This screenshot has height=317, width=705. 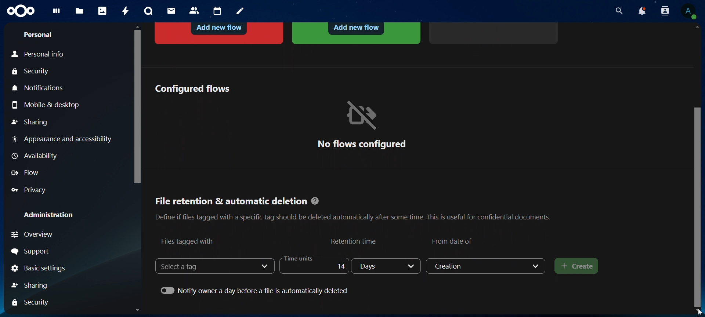 What do you see at coordinates (37, 35) in the screenshot?
I see `personal` at bounding box center [37, 35].